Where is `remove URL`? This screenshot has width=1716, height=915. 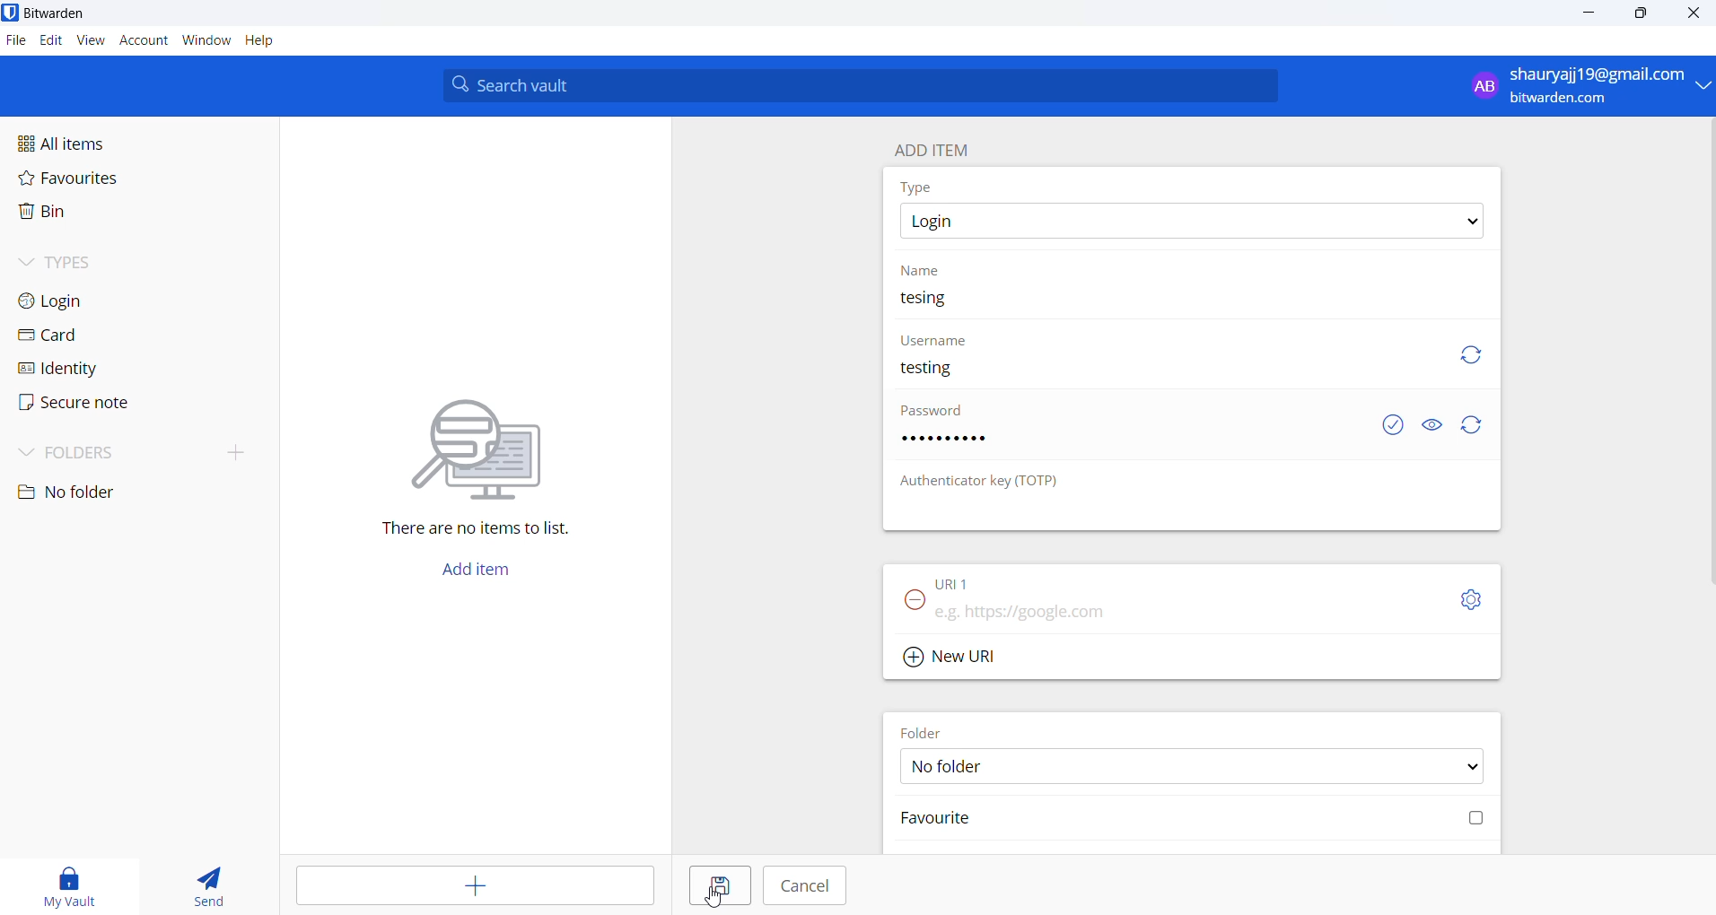 remove URL is located at coordinates (915, 606).